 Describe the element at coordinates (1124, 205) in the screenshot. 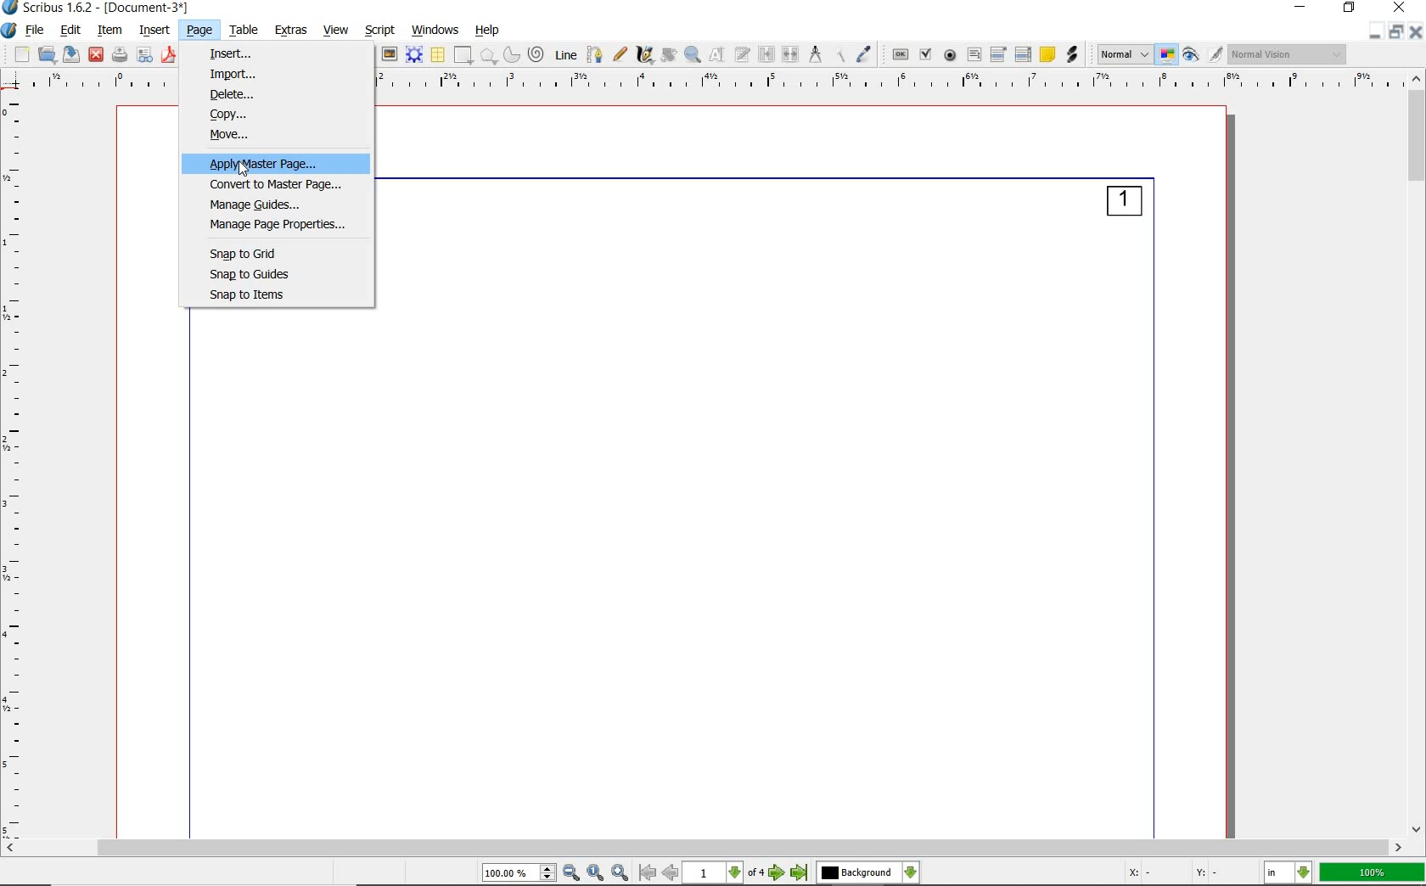

I see `1` at that location.